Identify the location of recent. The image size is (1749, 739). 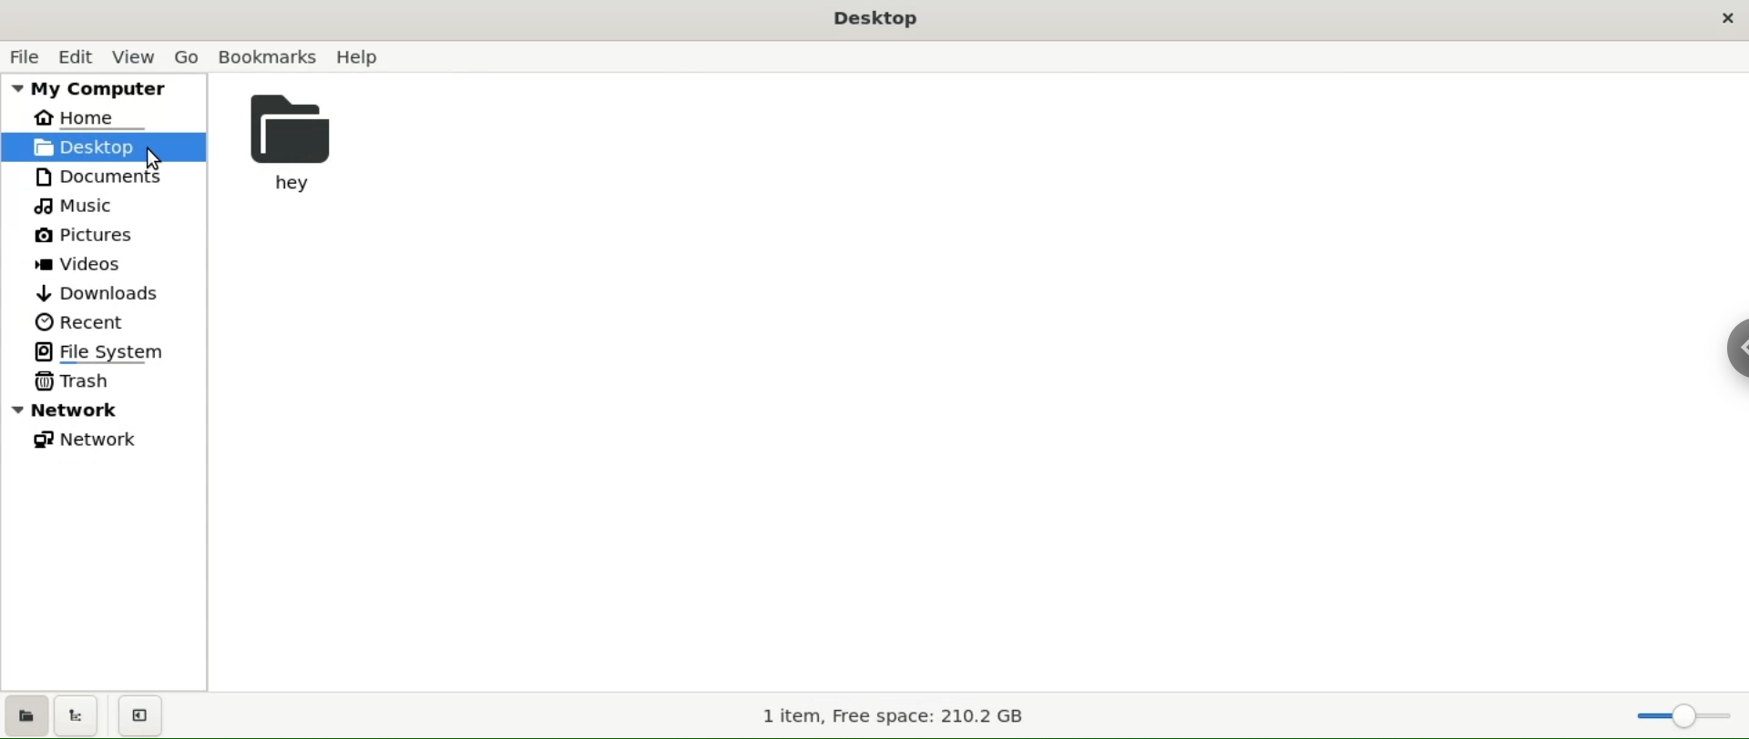
(83, 321).